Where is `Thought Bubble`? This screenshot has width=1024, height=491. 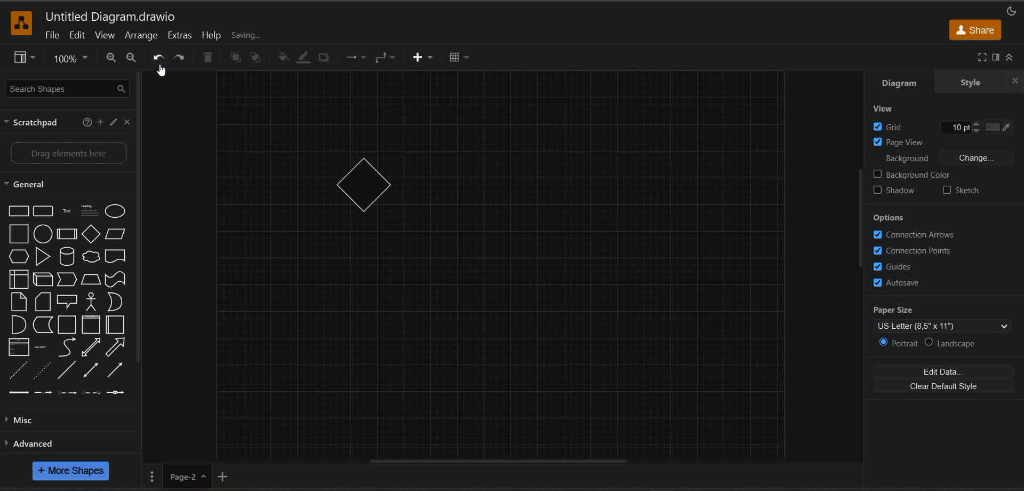
Thought Bubble is located at coordinates (91, 258).